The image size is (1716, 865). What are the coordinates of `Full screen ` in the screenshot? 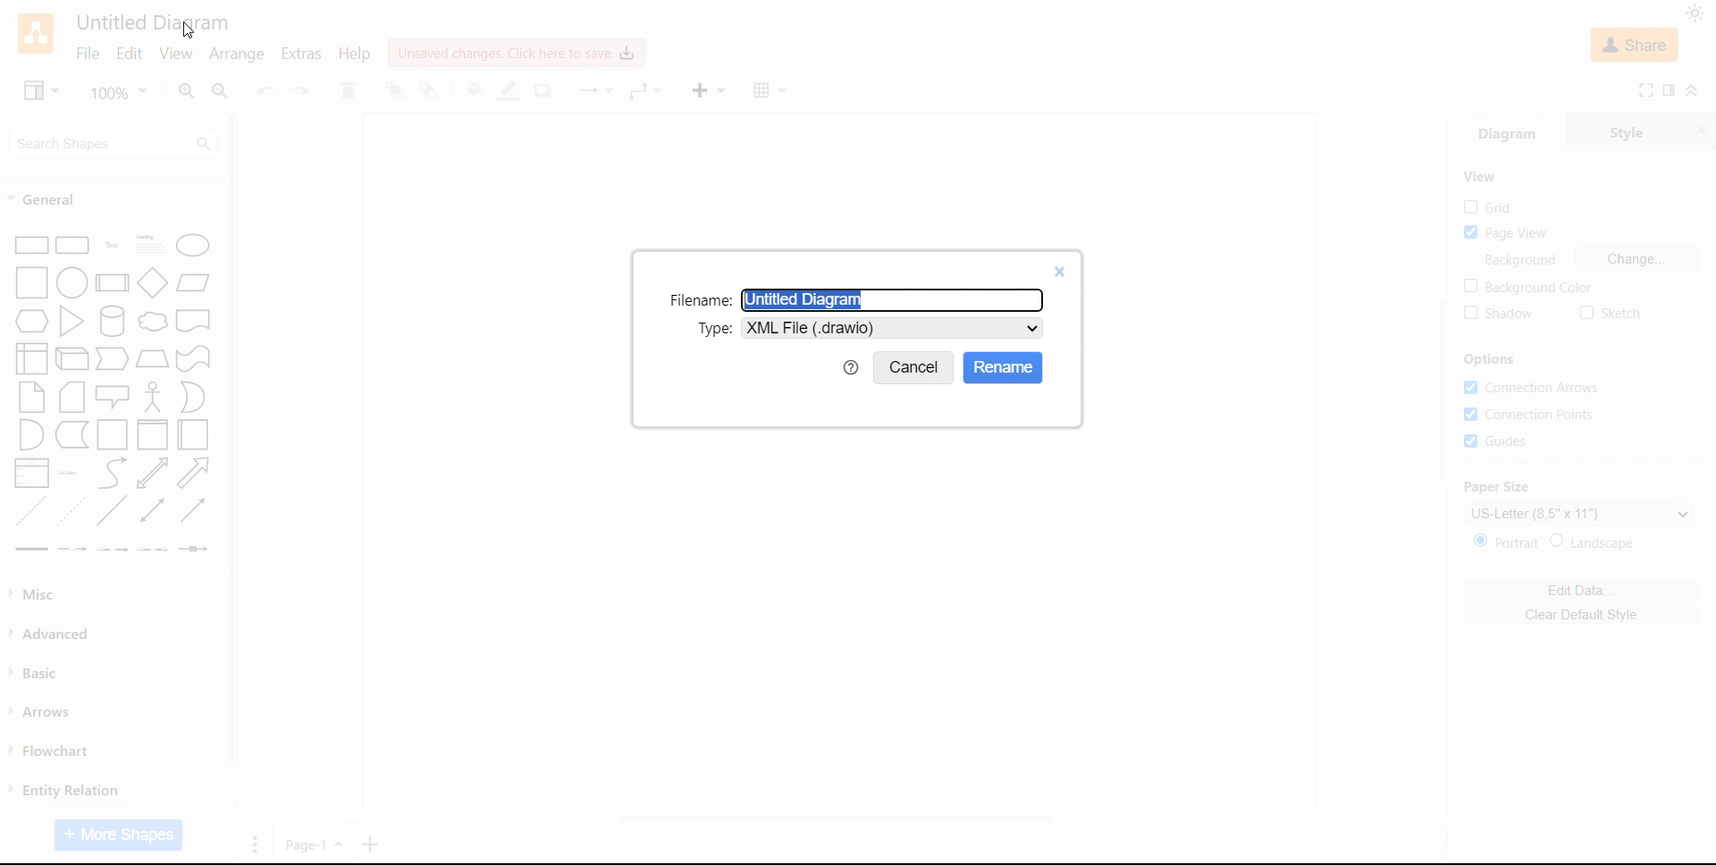 It's located at (1646, 90).